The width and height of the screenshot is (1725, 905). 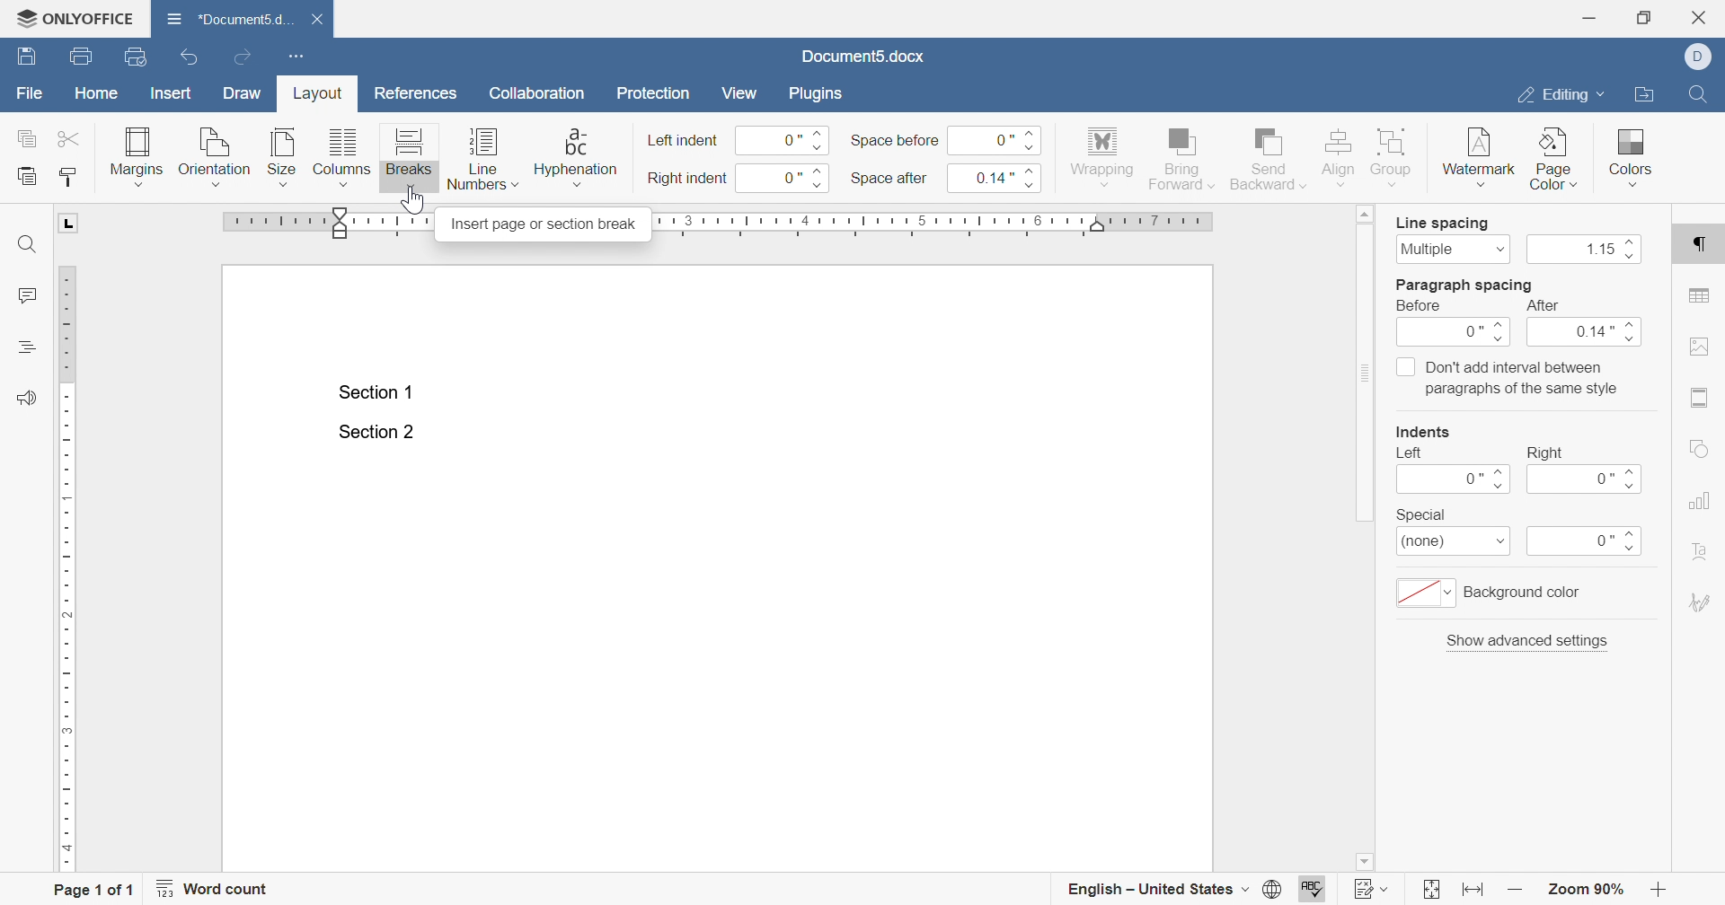 I want to click on quick print, so click(x=138, y=56).